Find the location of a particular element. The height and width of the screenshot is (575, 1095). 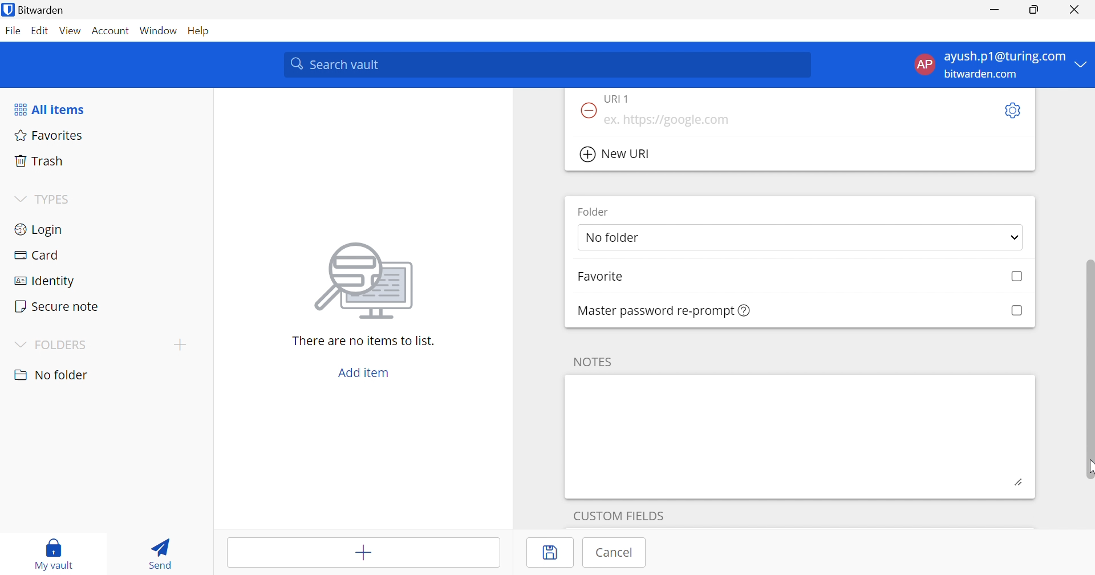

Drop Down is located at coordinates (1015, 239).